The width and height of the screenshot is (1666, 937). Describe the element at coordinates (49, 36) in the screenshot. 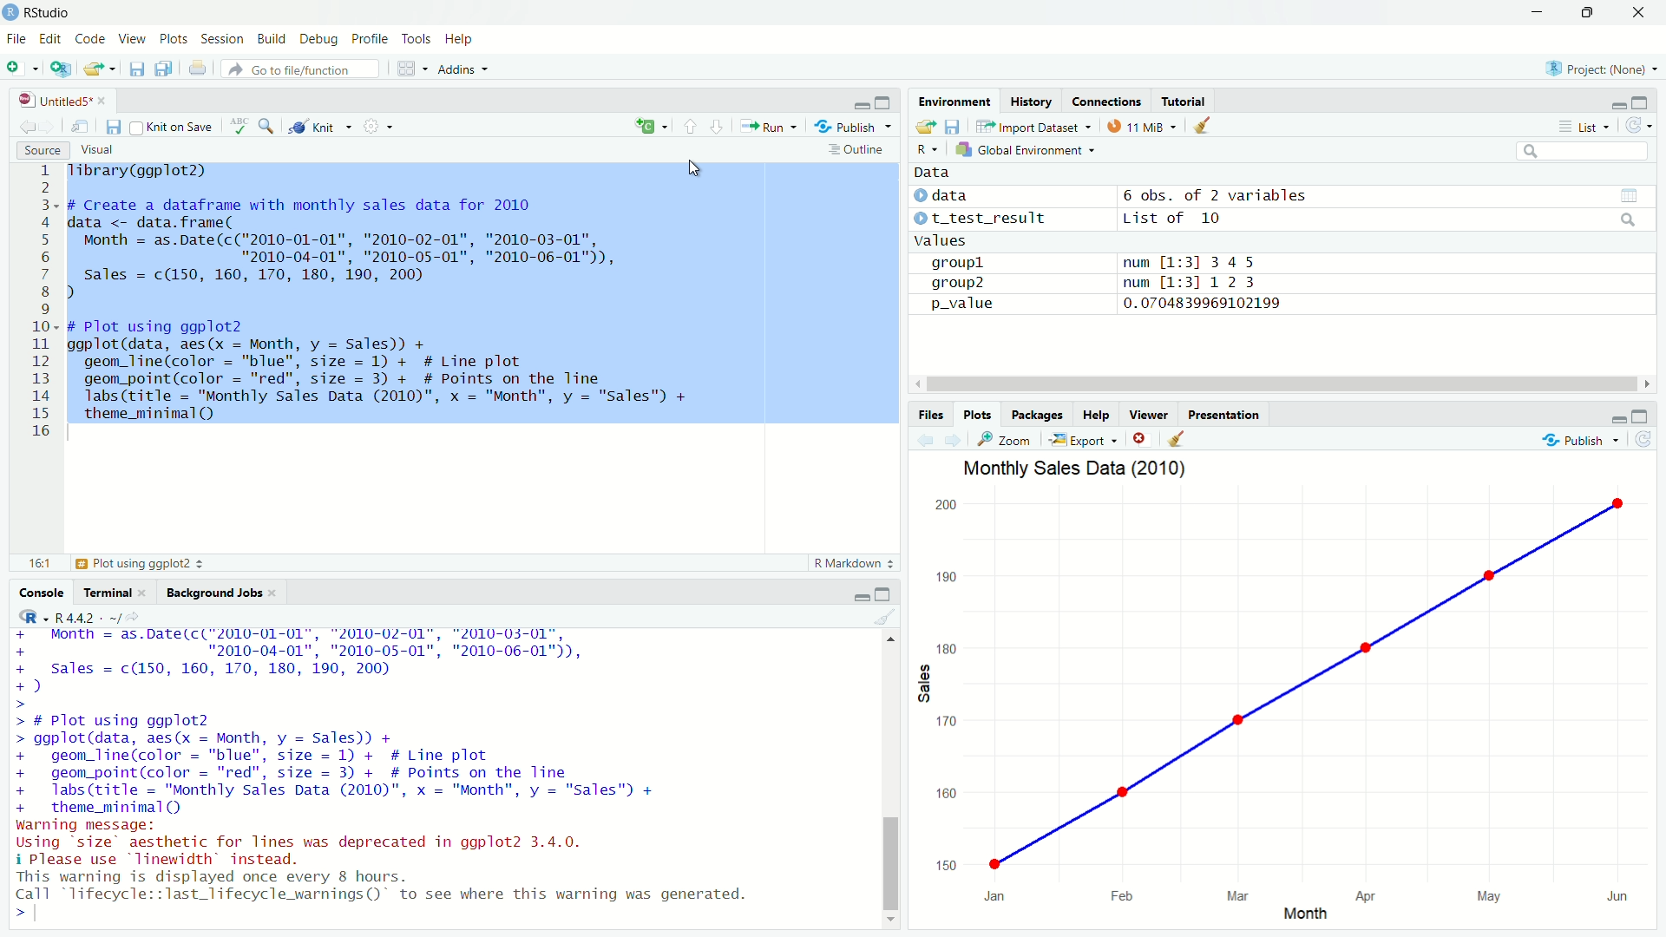

I see `Edit` at that location.